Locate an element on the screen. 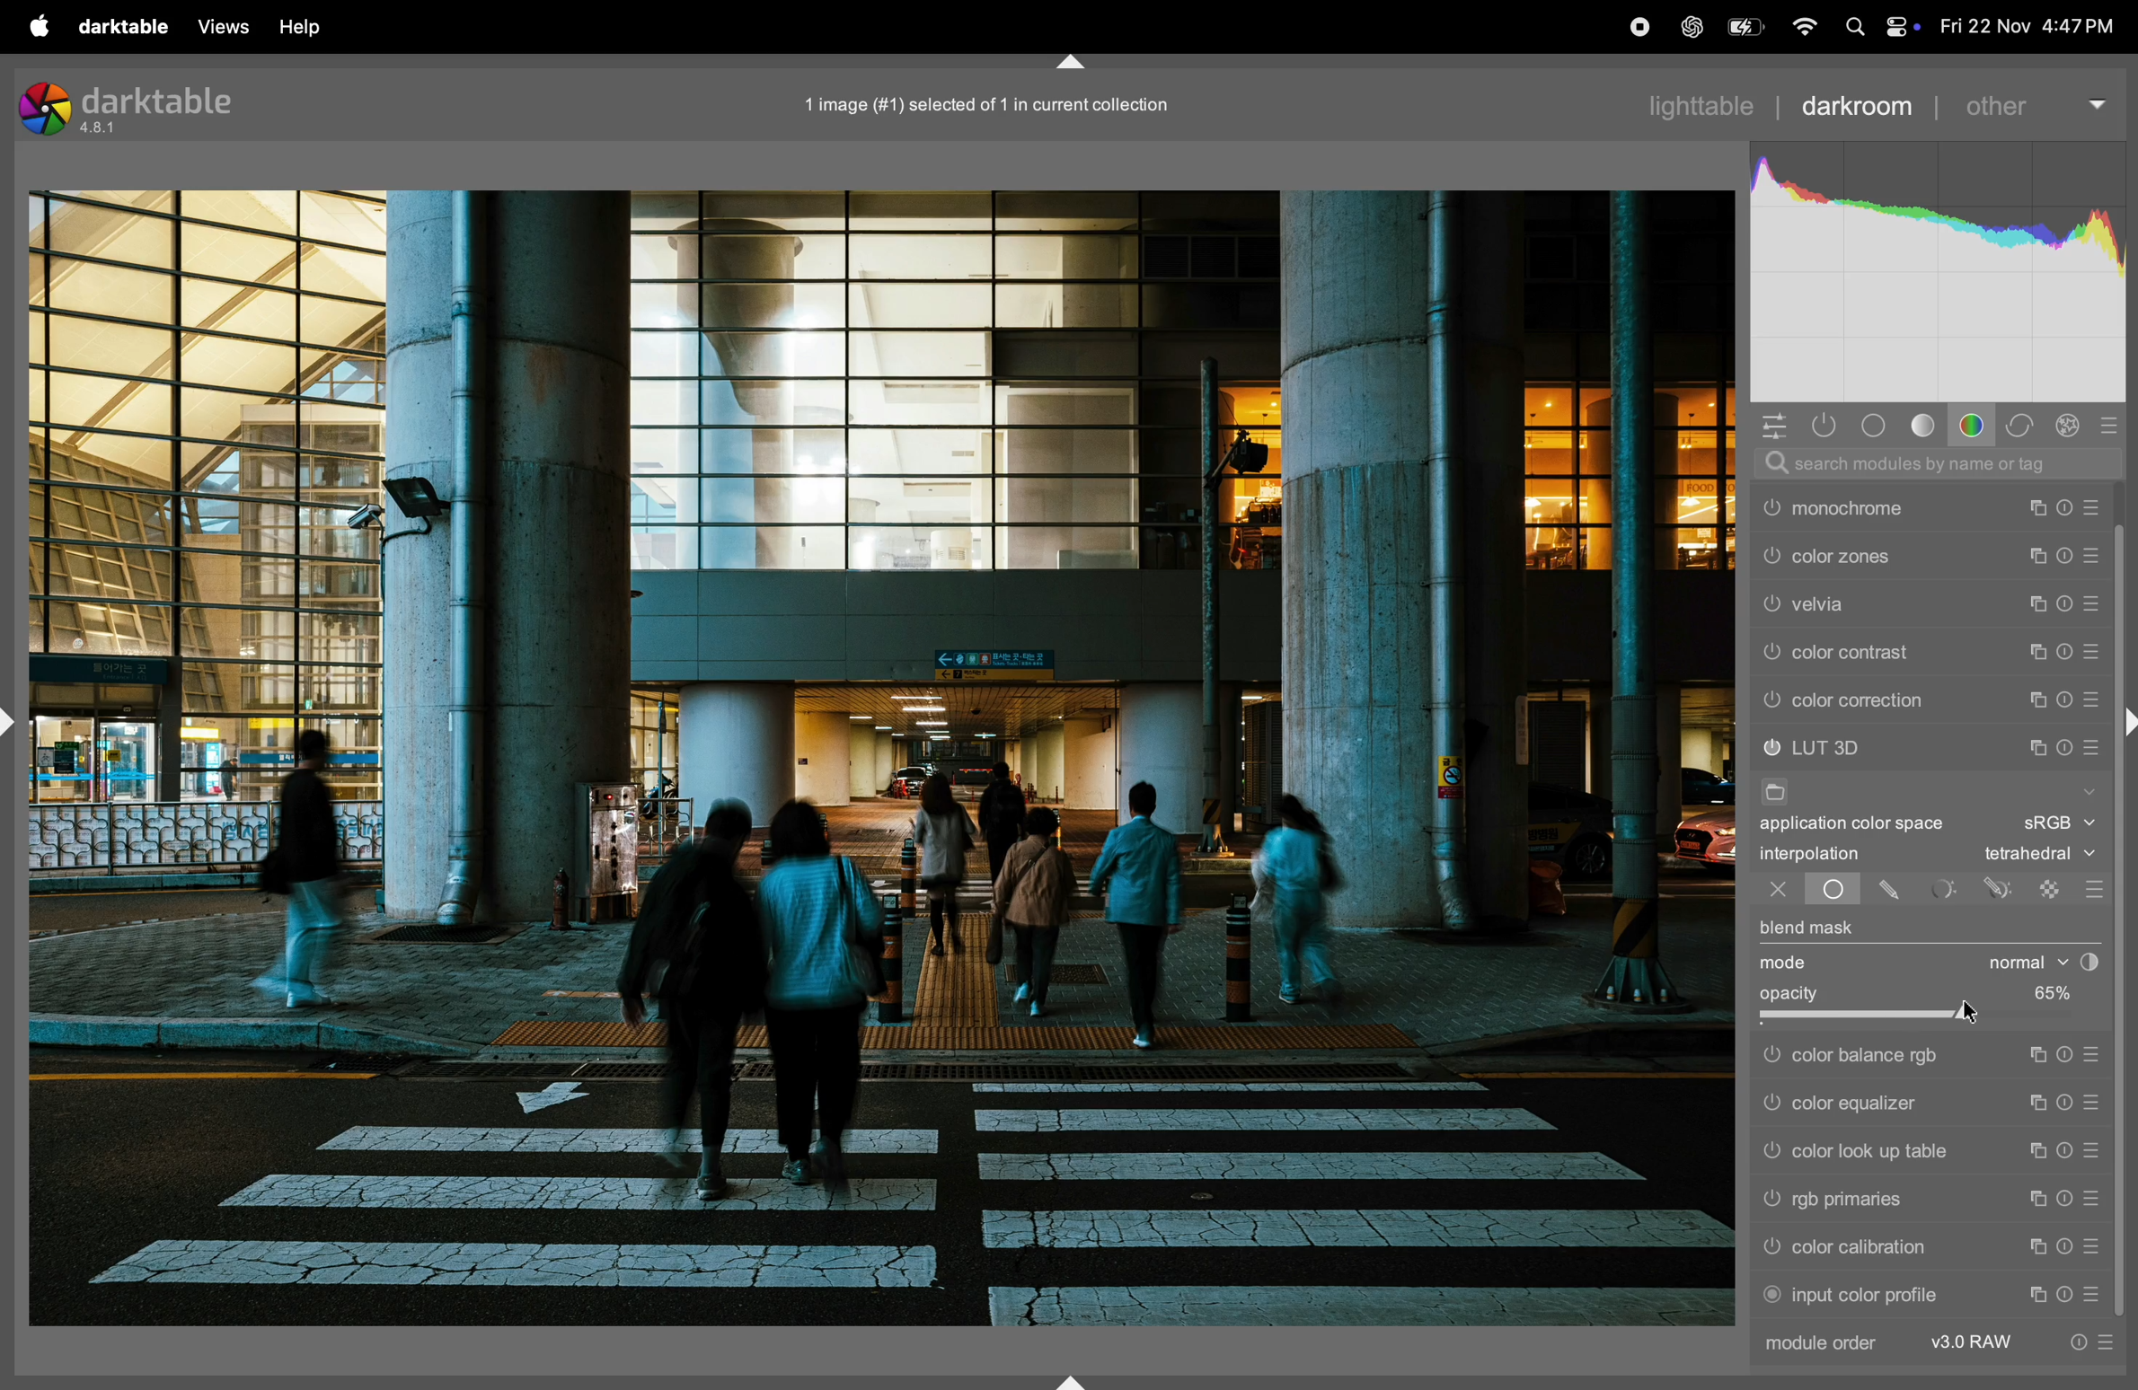 This screenshot has width=2138, height=1390. color is located at coordinates (1975, 425).